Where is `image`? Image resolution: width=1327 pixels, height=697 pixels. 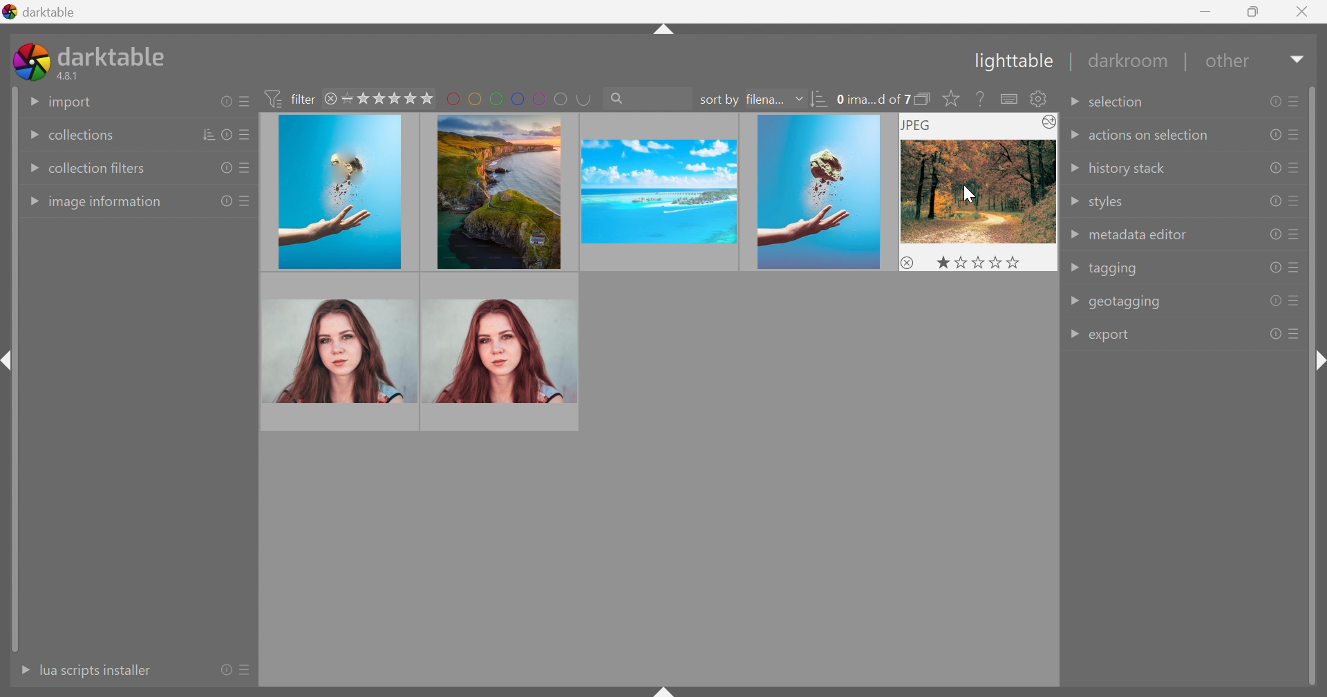
image is located at coordinates (341, 351).